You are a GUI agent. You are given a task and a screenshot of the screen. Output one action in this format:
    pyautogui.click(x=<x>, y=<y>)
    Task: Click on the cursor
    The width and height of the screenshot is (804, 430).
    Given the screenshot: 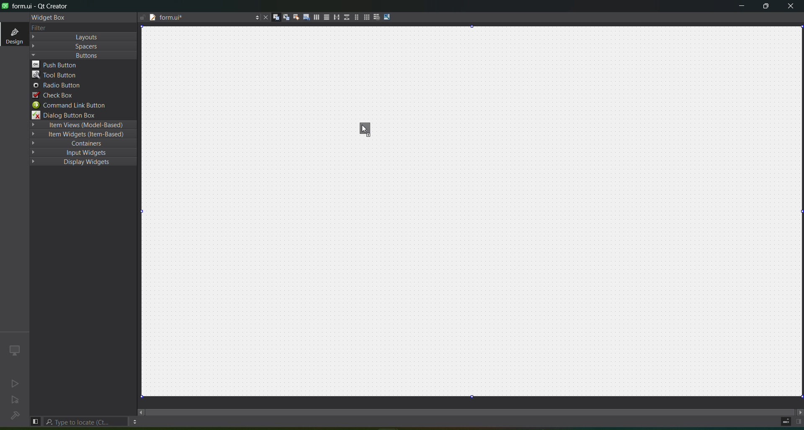 What is the action you would take?
    pyautogui.click(x=365, y=130)
    